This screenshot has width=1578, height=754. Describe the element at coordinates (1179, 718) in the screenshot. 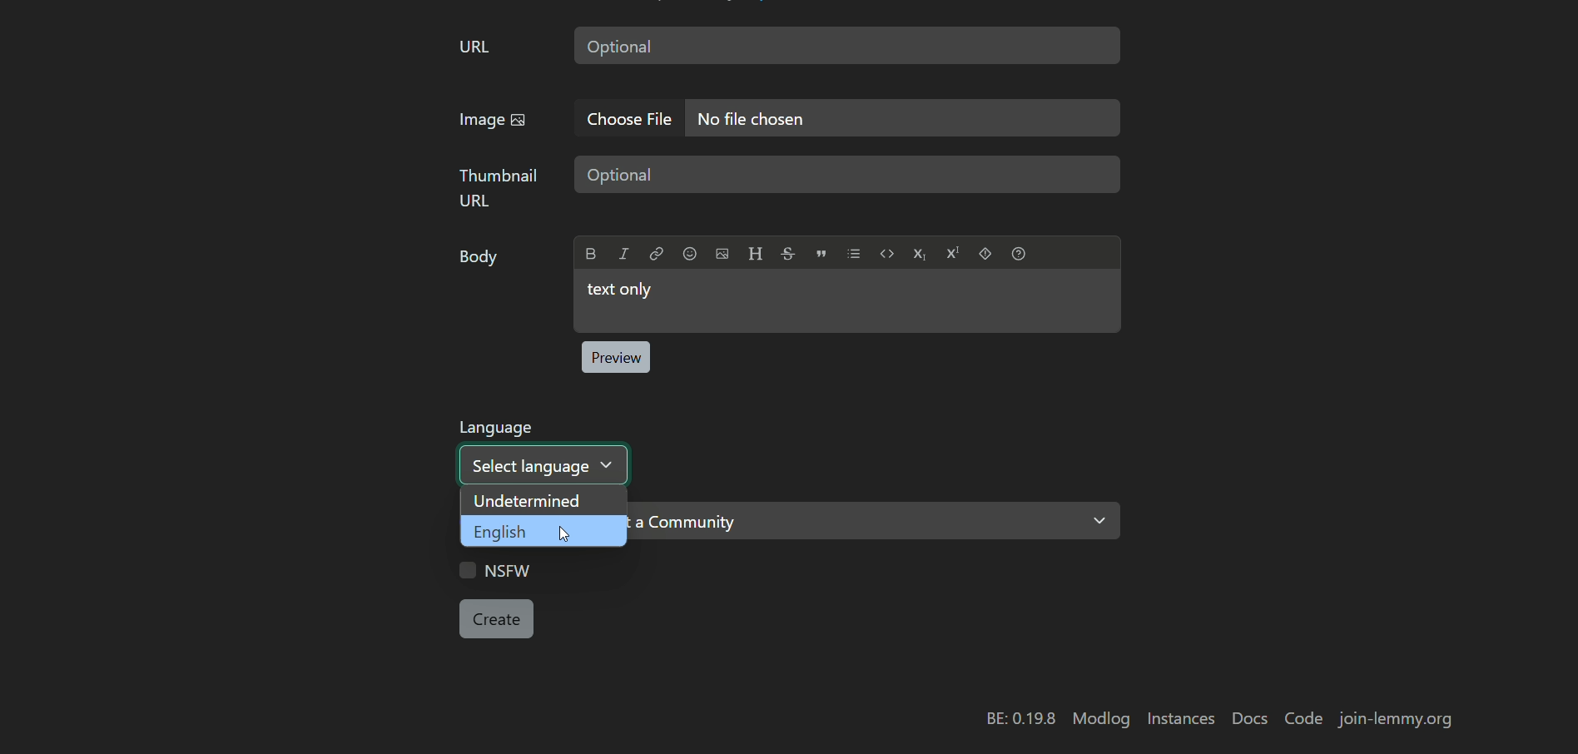

I see `instances` at that location.